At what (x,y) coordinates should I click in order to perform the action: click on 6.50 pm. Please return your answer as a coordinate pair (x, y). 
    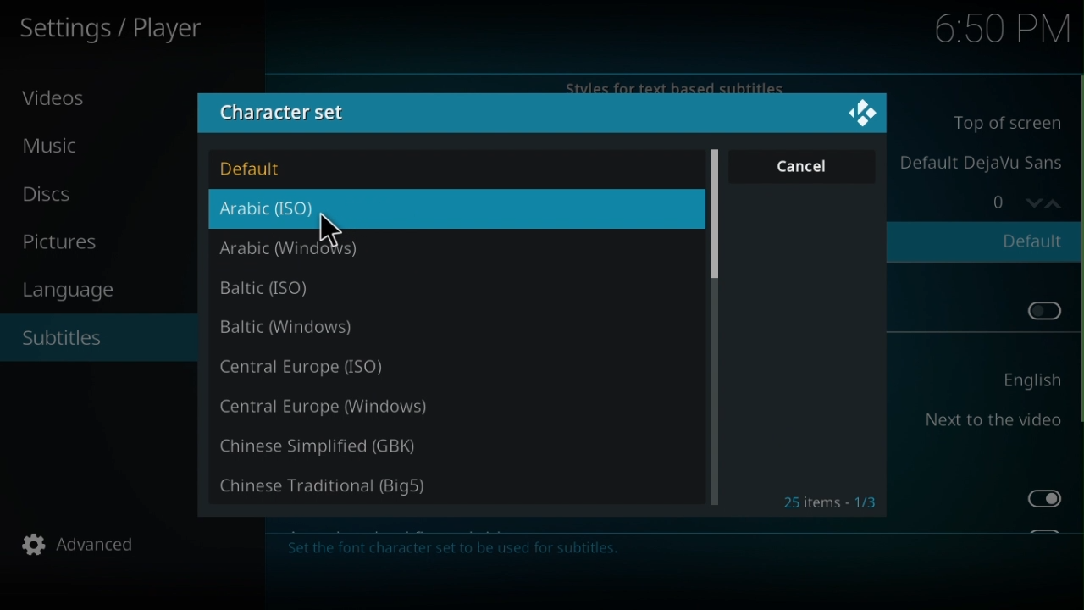
    Looking at the image, I should click on (994, 26).